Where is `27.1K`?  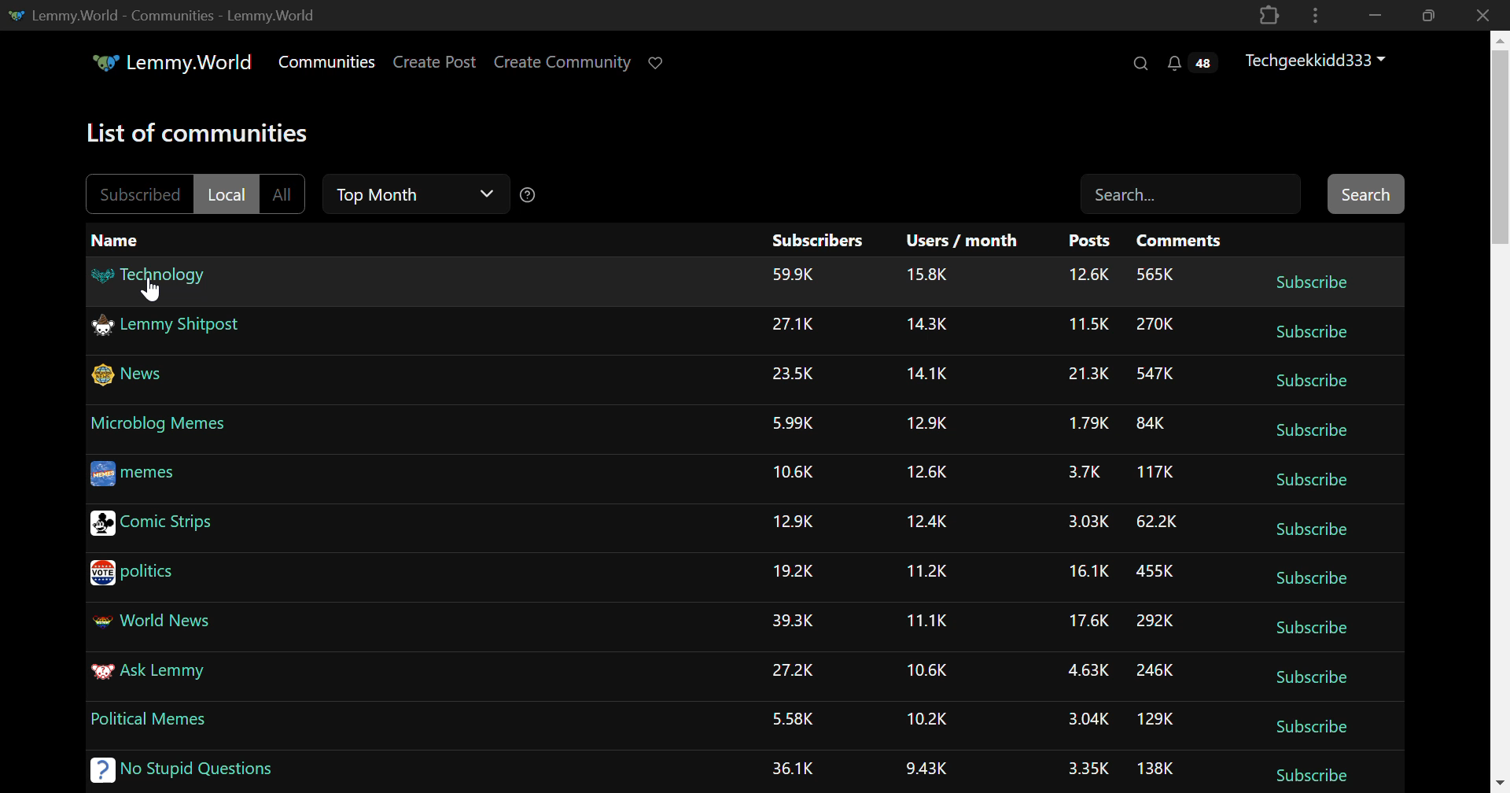
27.1K is located at coordinates (791, 325).